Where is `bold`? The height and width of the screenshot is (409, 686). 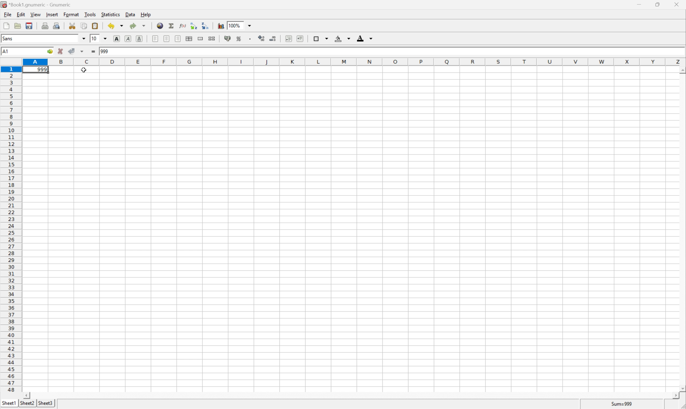 bold is located at coordinates (118, 38).